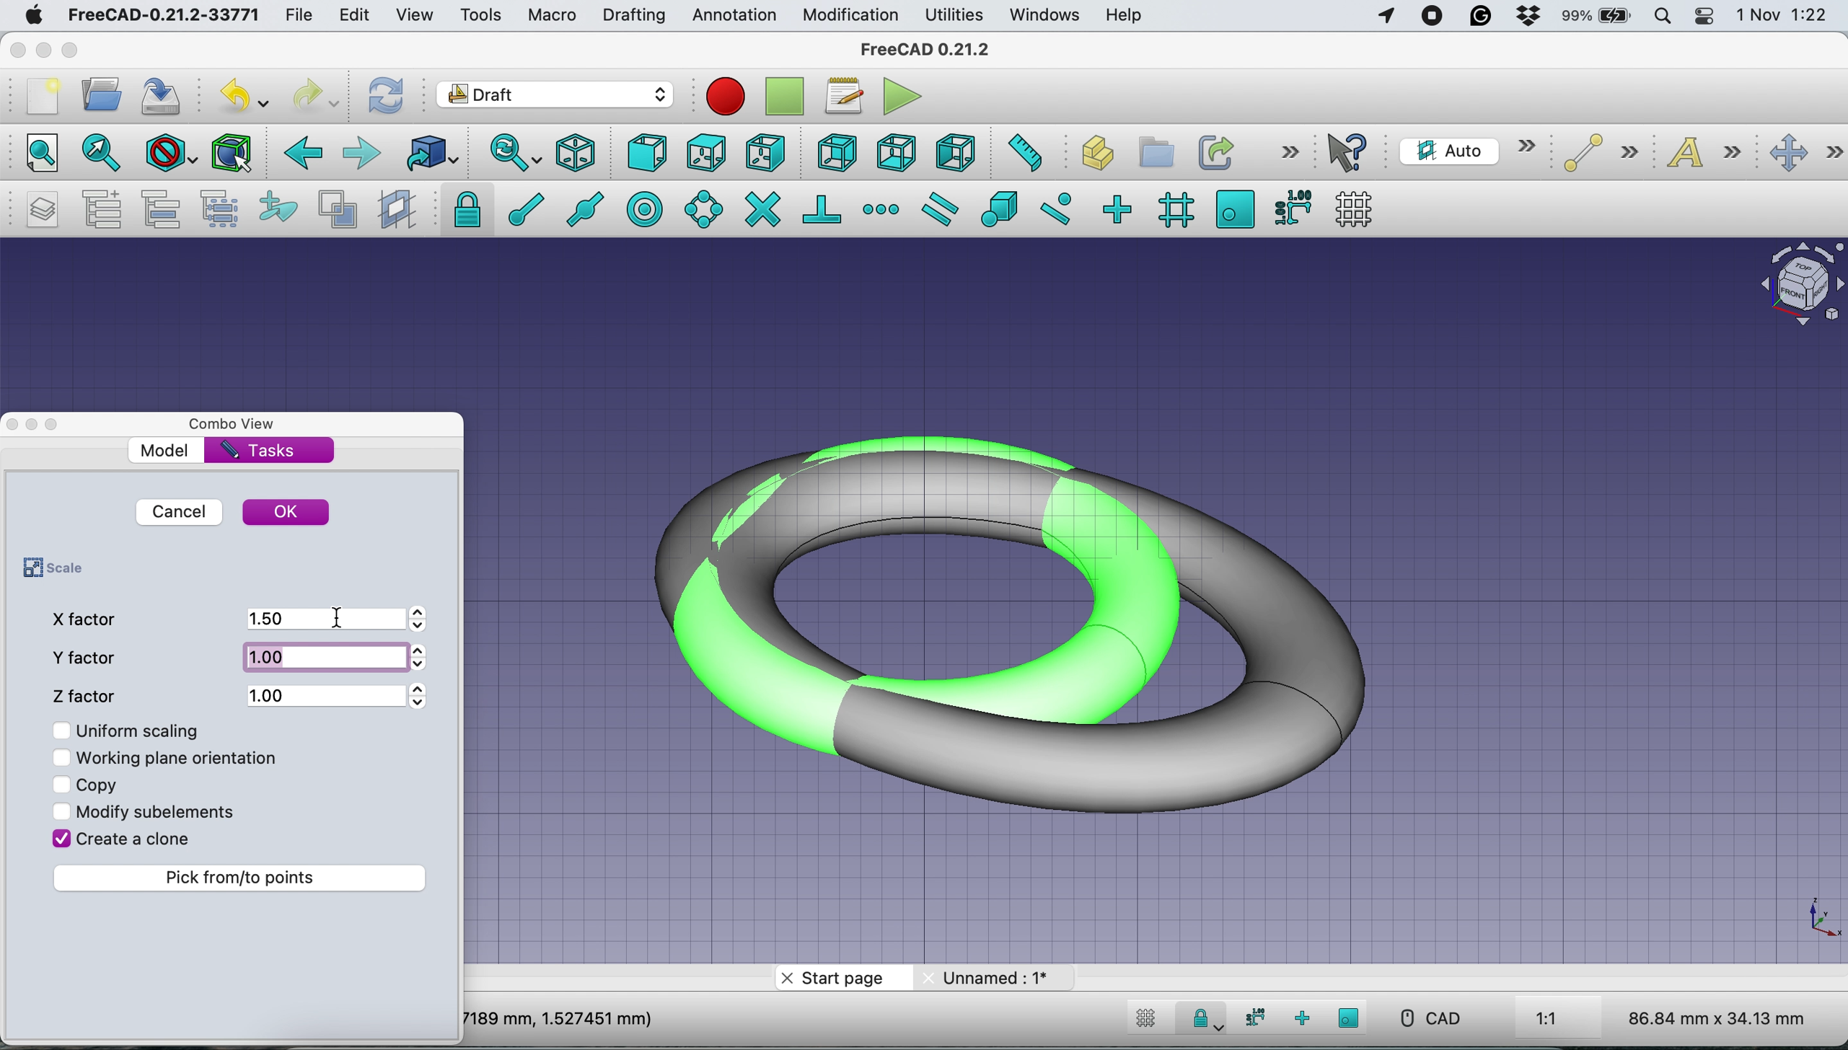 The height and width of the screenshot is (1050, 1848). Describe the element at coordinates (1091, 154) in the screenshot. I see `create part` at that location.